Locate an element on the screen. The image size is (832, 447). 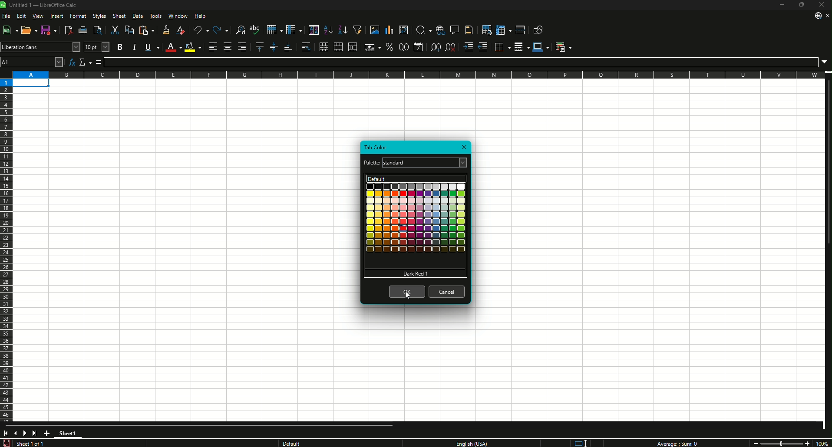
Split Window is located at coordinates (521, 30).